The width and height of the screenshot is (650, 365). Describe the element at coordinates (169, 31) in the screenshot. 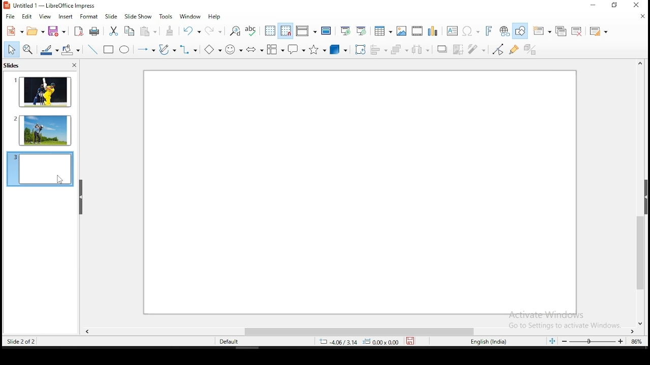

I see `clone formatting` at that location.